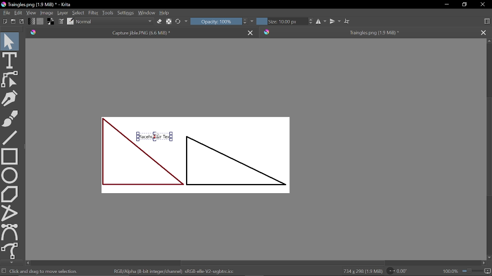 The image size is (492, 276). I want to click on Save, so click(21, 22).